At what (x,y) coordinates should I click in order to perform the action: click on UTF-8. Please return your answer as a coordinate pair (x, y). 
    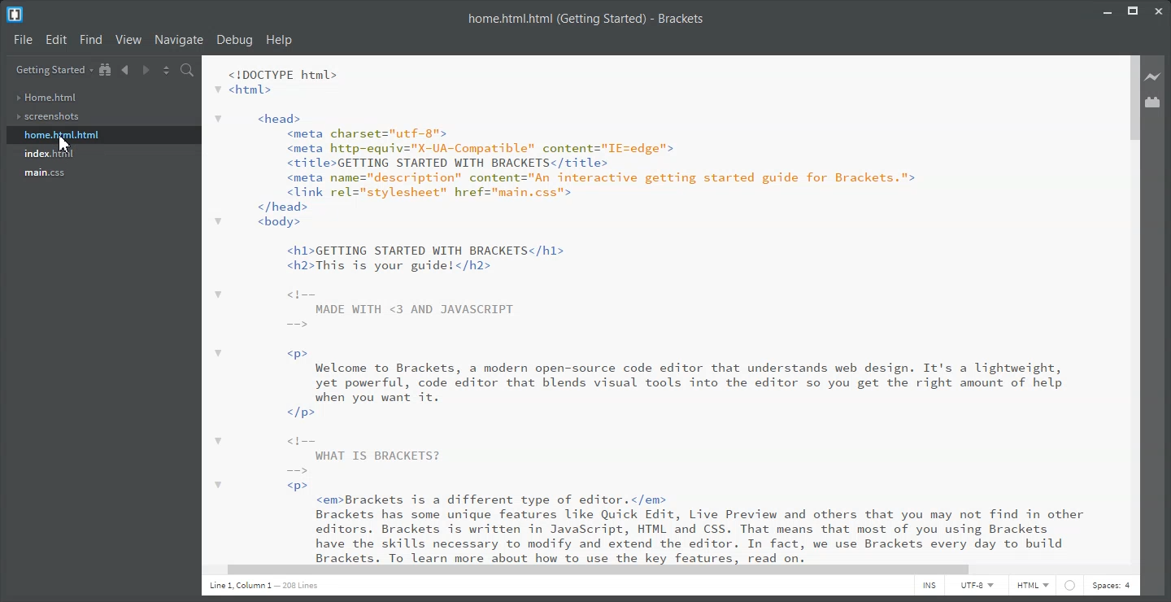
    Looking at the image, I should click on (977, 587).